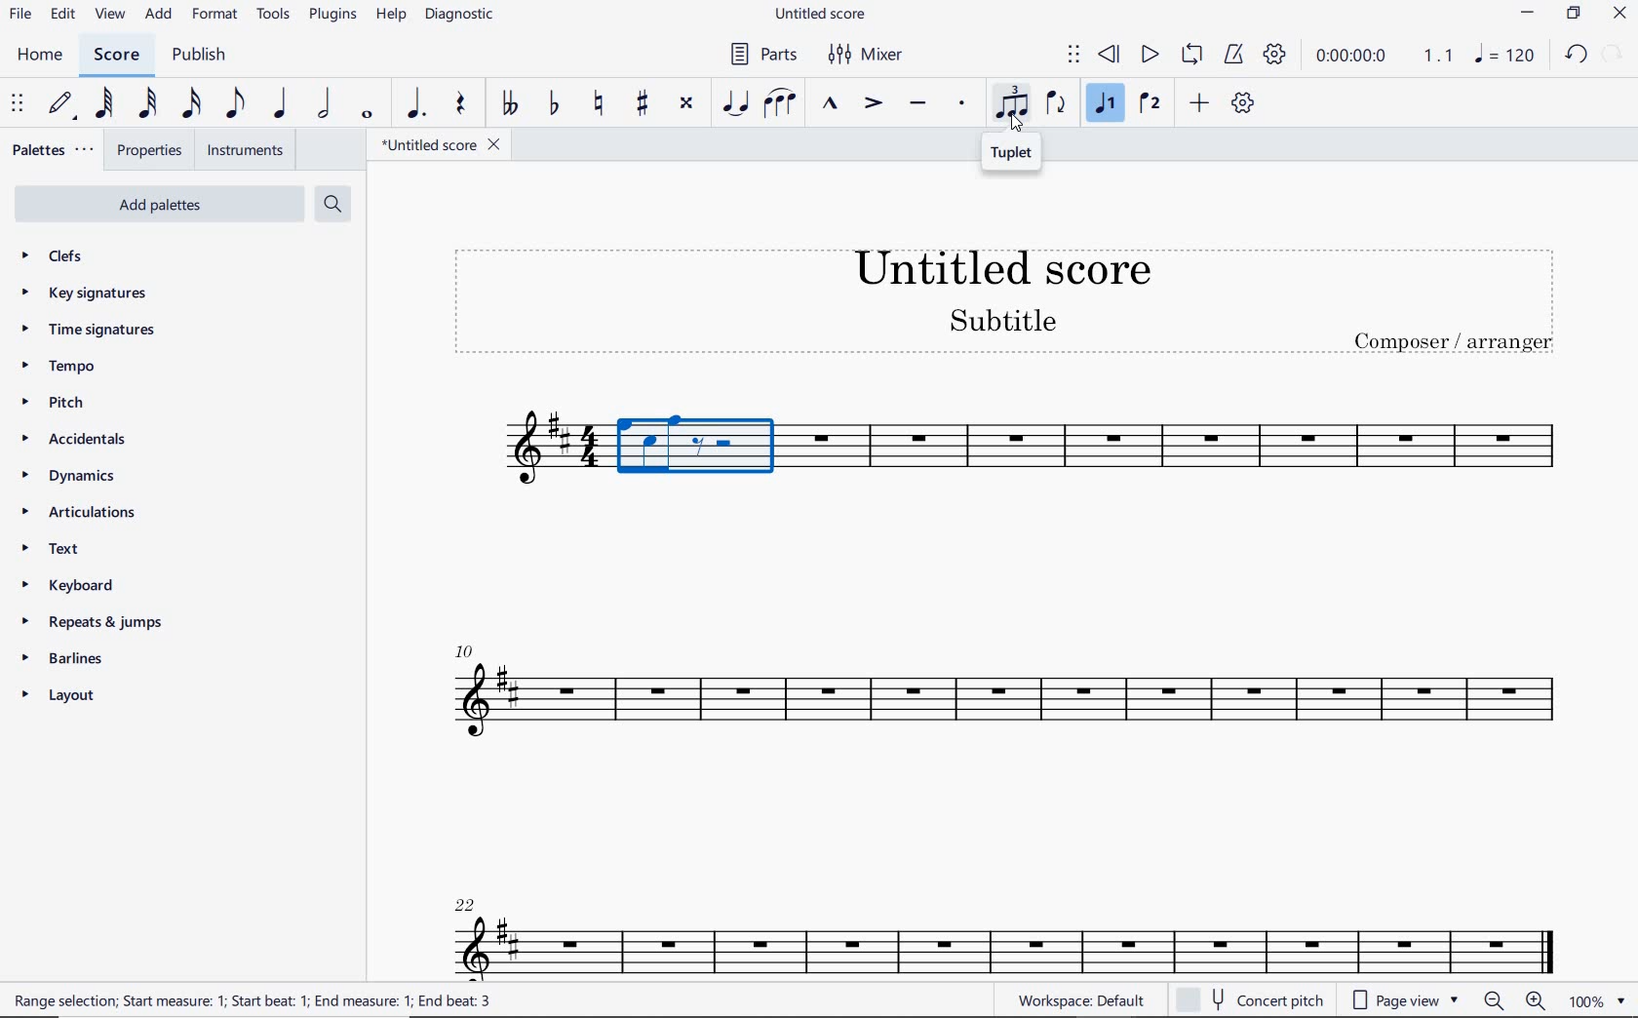 This screenshot has width=1638, height=1018. Describe the element at coordinates (273, 15) in the screenshot. I see `TOOLS` at that location.